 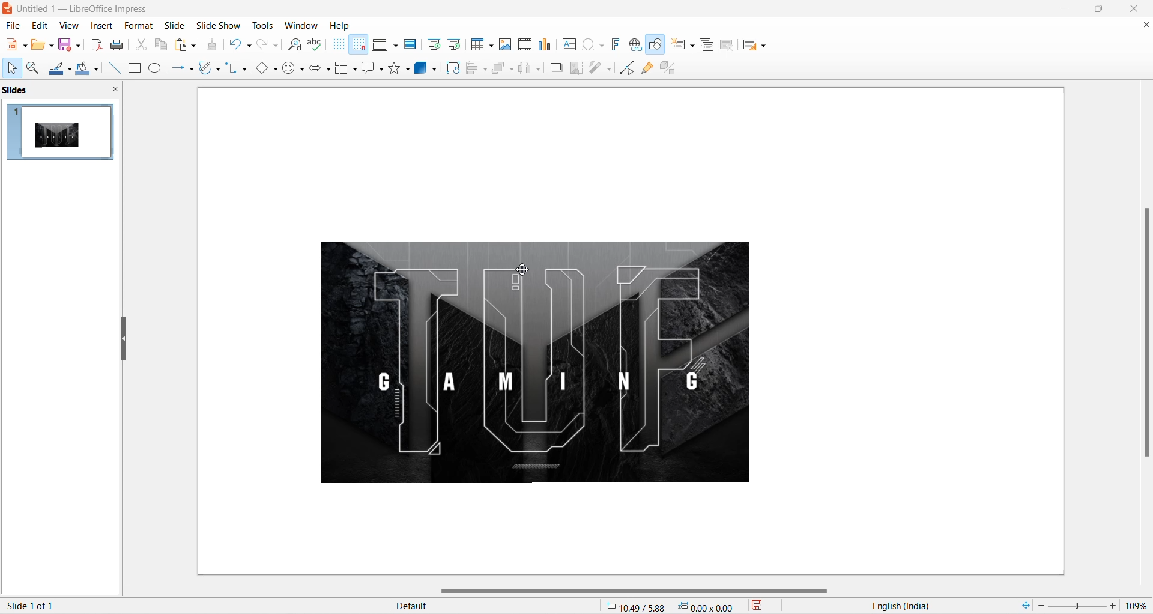 I want to click on insert fontwork text, so click(x=615, y=44).